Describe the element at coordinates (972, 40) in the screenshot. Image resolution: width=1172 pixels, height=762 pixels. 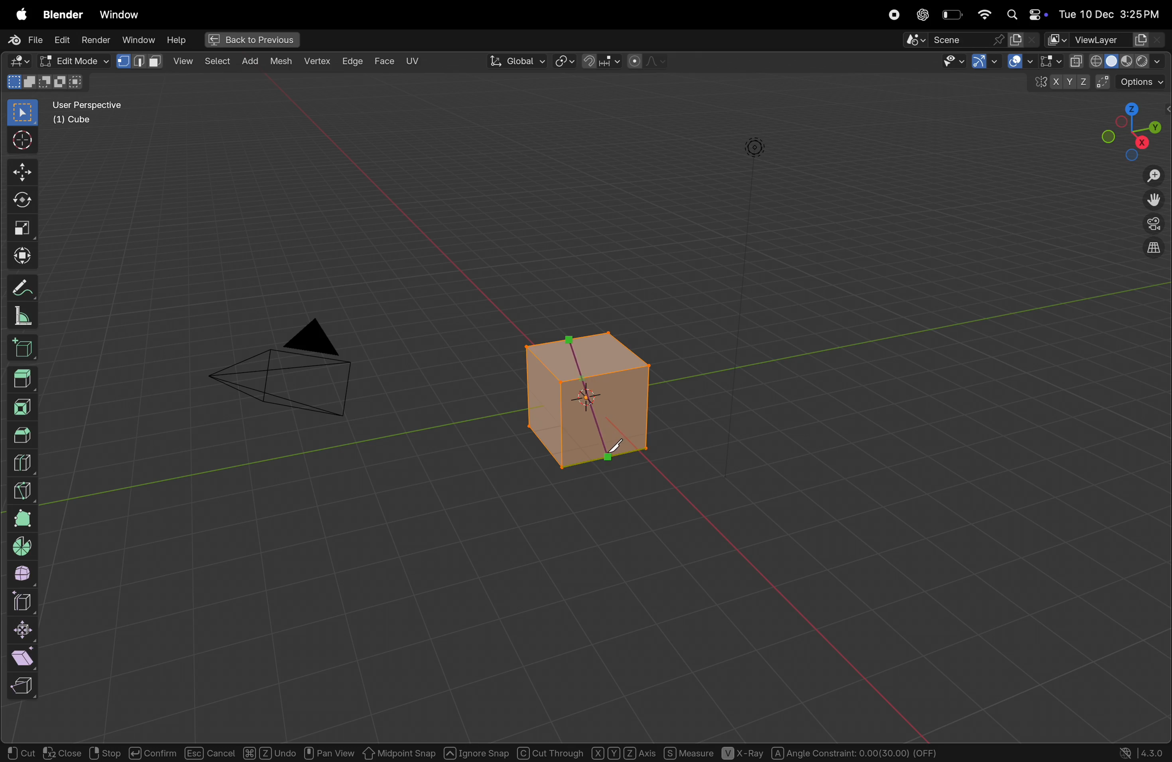
I see `Scene` at that location.